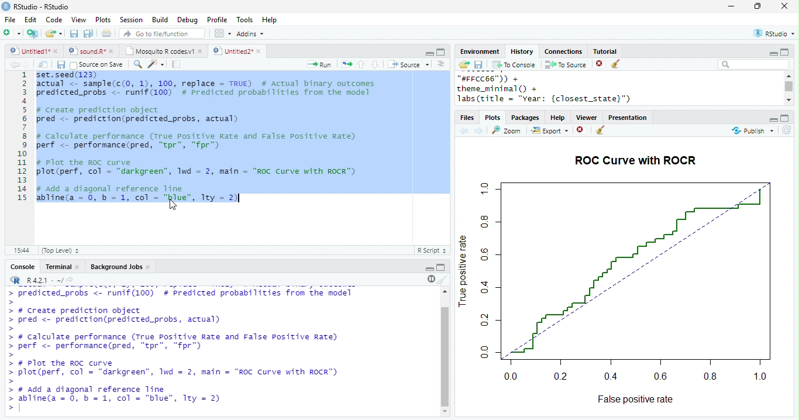 The width and height of the screenshot is (799, 420). I want to click on Background Jobs, so click(116, 267).